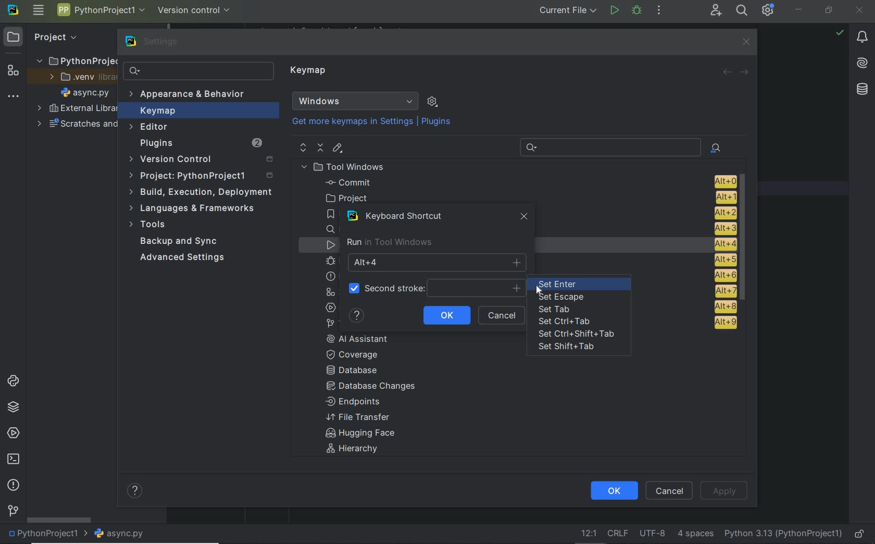 This screenshot has height=544, width=875. I want to click on services, so click(11, 434).